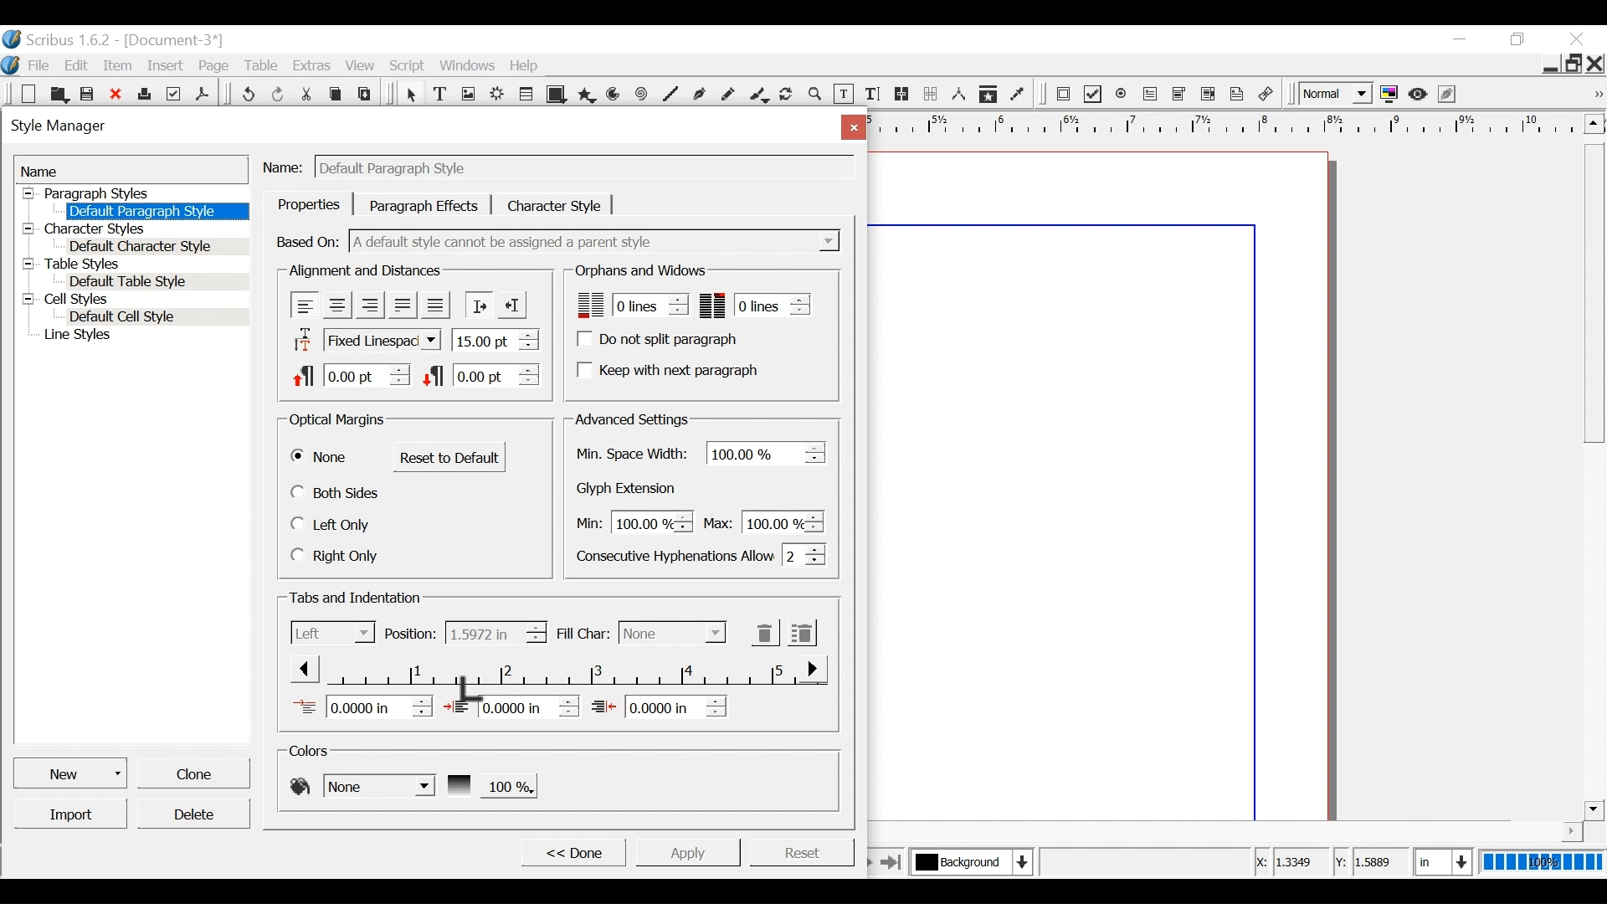 Image resolution: width=1607 pixels, height=904 pixels. I want to click on Align Right, so click(369, 305).